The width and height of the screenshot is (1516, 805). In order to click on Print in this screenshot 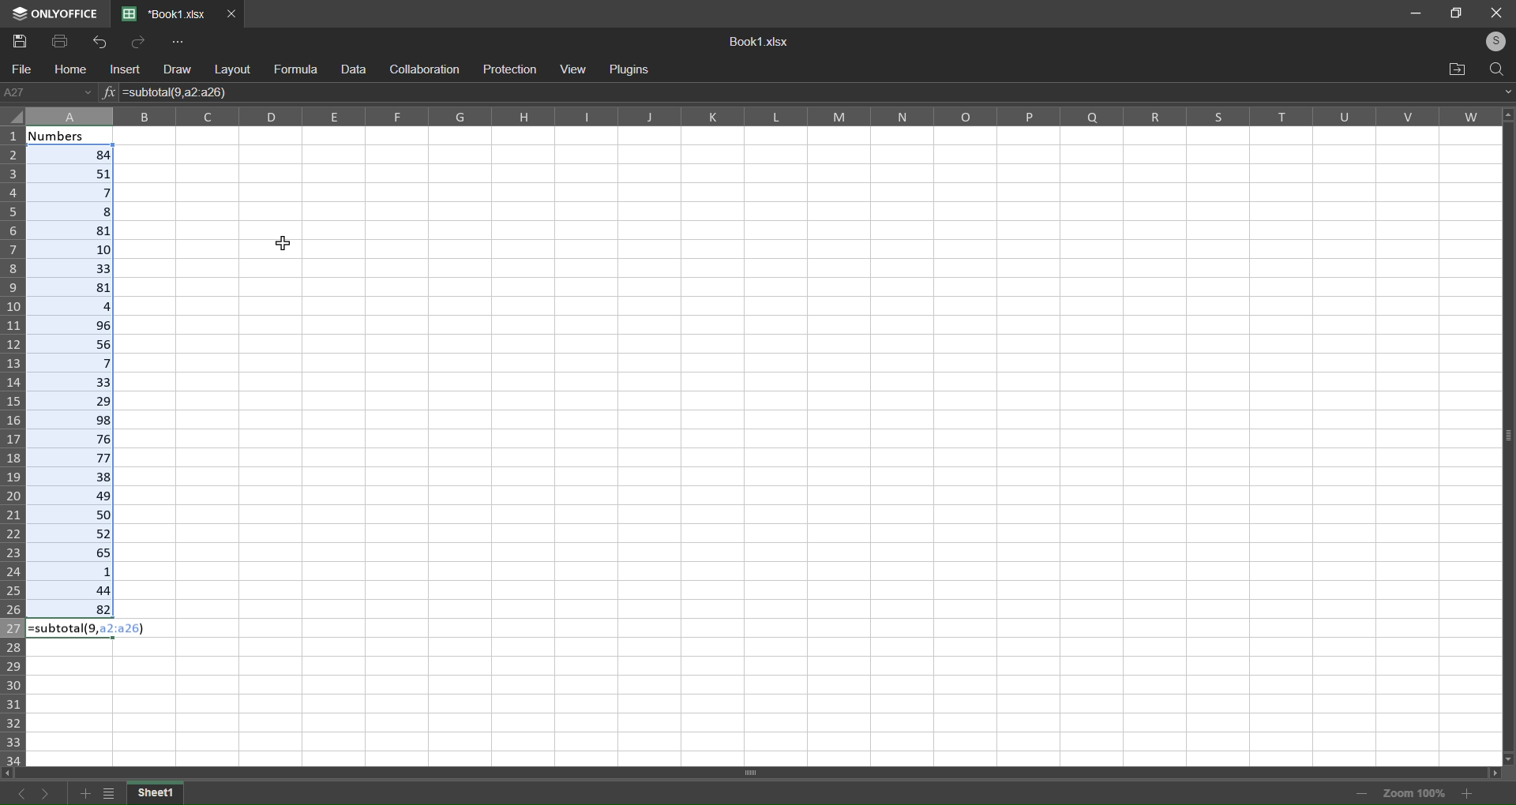, I will do `click(58, 42)`.